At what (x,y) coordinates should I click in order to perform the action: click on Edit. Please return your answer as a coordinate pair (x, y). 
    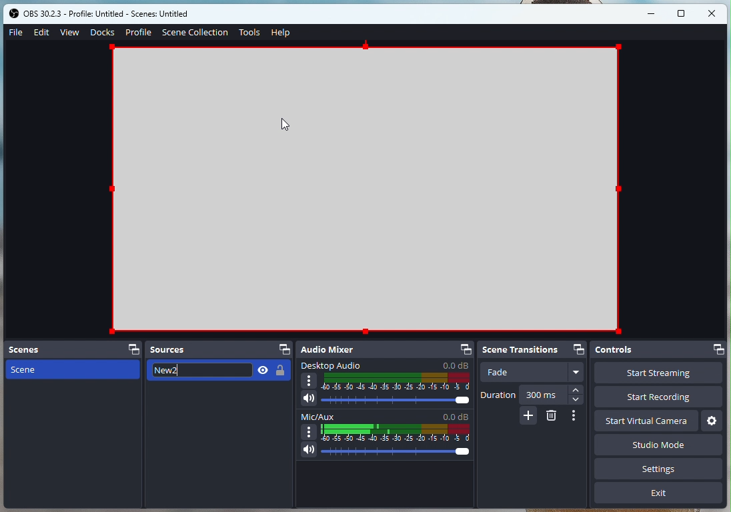
    Looking at the image, I should click on (43, 33).